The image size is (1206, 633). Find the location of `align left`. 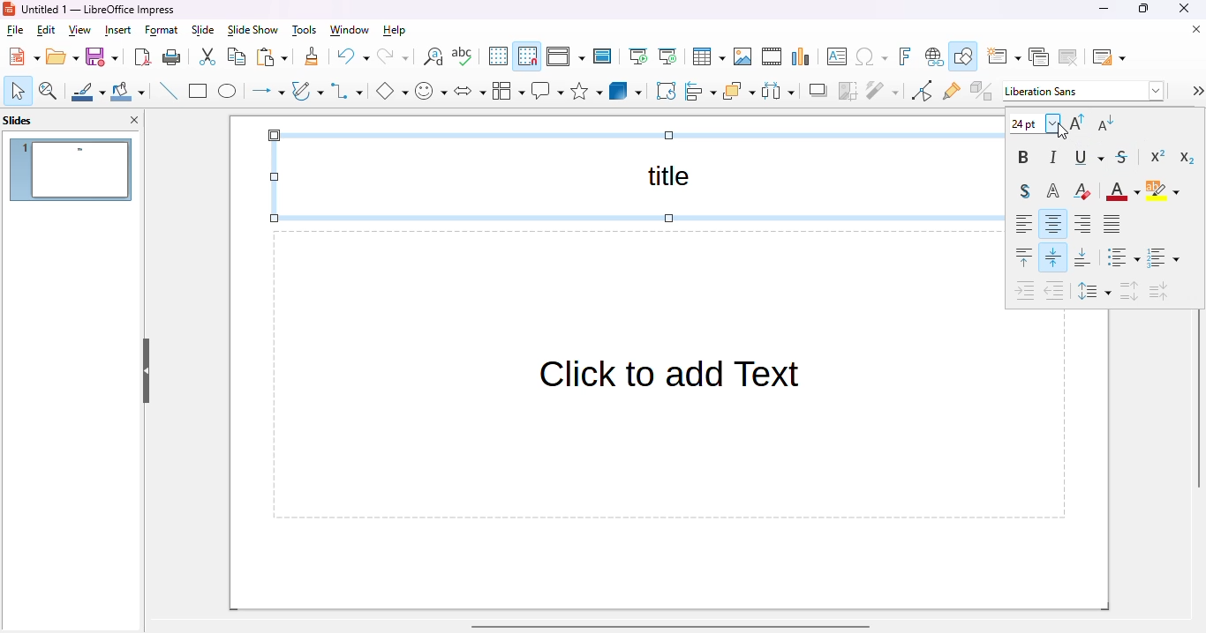

align left is located at coordinates (1024, 225).